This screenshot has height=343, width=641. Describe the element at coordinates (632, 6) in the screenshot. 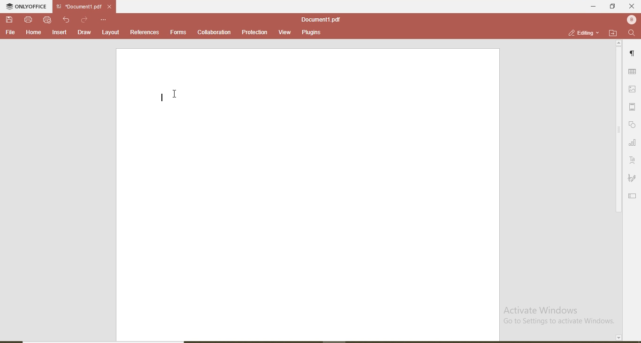

I see `close` at that location.